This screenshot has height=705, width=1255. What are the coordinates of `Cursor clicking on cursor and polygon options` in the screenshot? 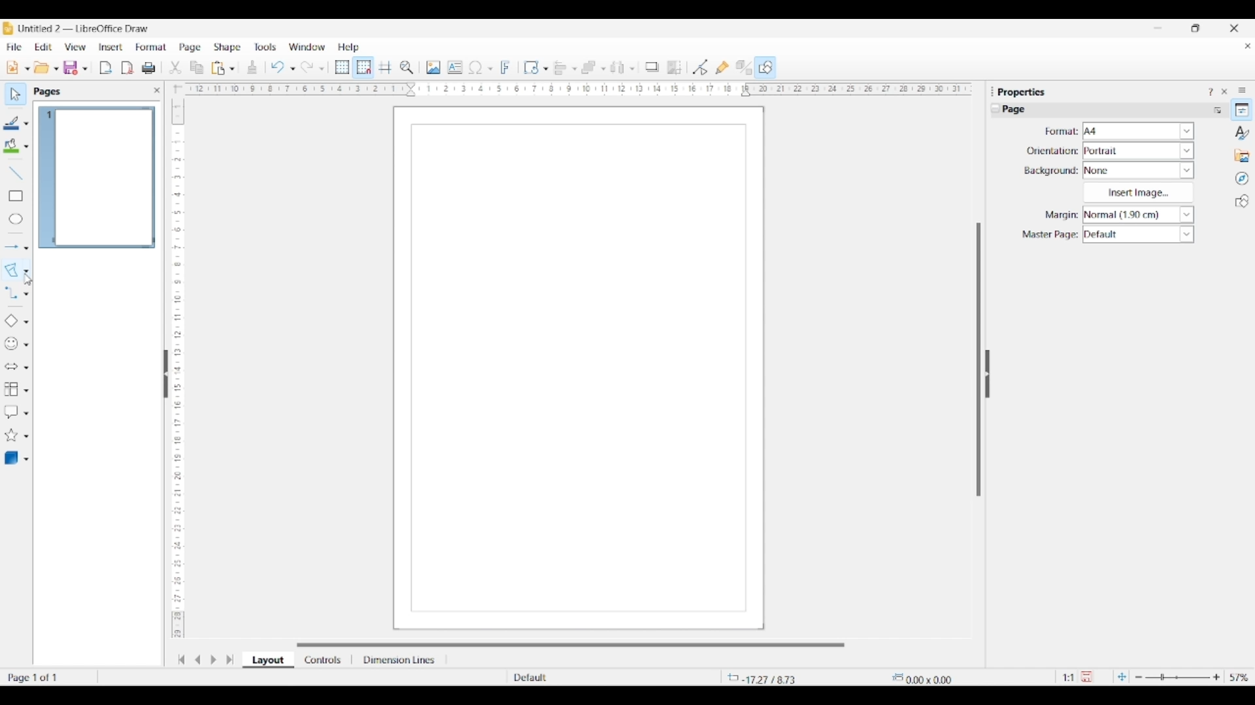 It's located at (29, 279).